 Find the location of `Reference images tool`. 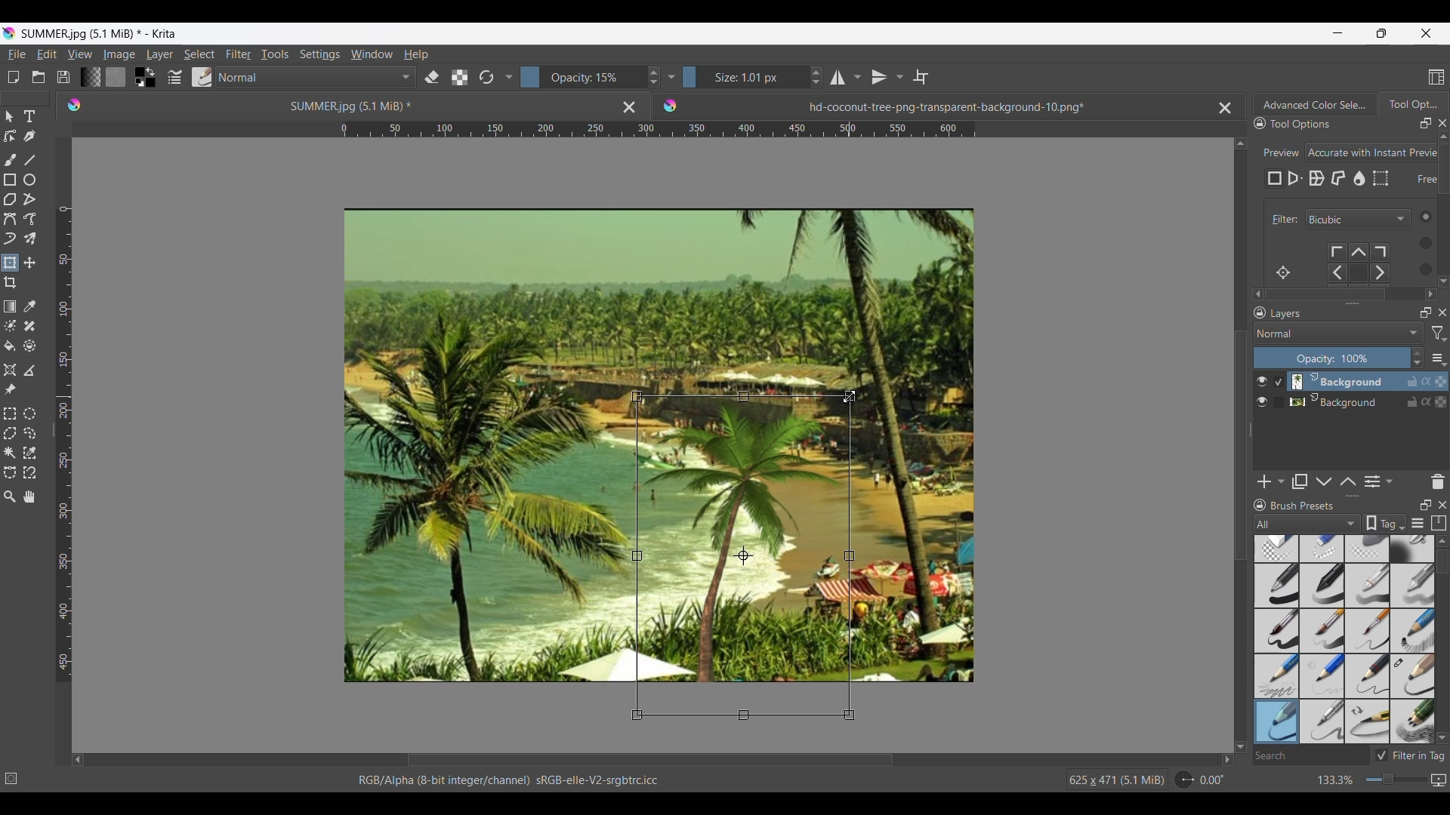

Reference images tool is located at coordinates (11, 389).